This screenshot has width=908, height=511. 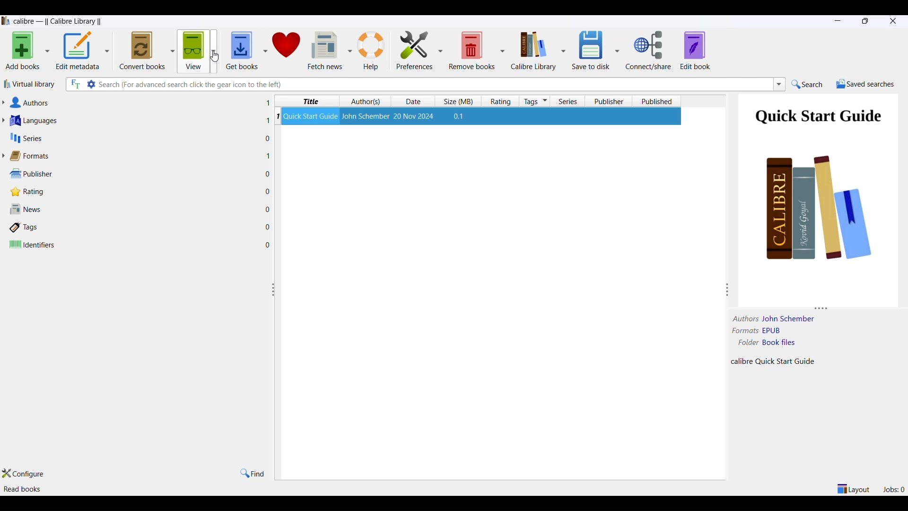 What do you see at coordinates (793, 344) in the screenshot?
I see `Book files` at bounding box center [793, 344].